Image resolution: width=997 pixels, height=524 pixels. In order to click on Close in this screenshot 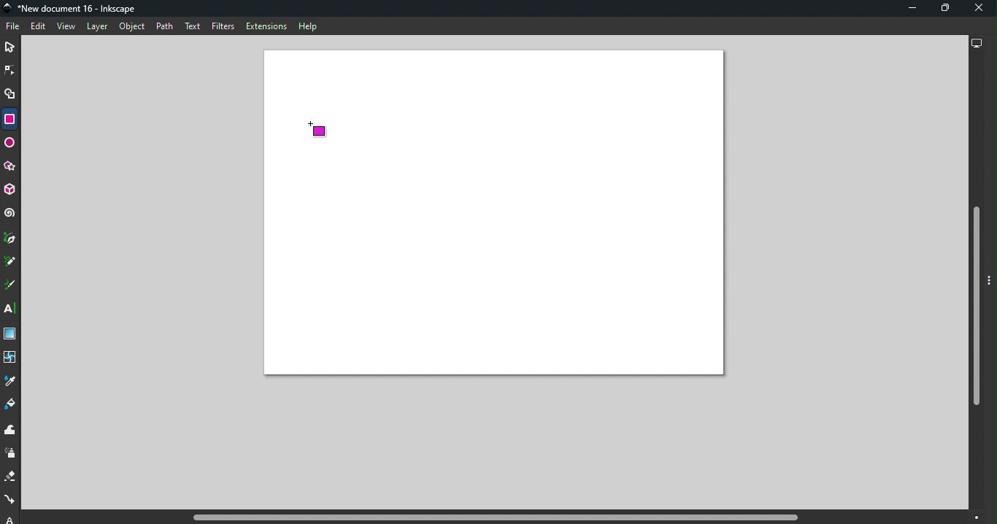, I will do `click(979, 9)`.